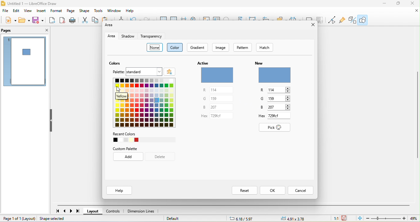  What do you see at coordinates (39, 20) in the screenshot?
I see `save` at bounding box center [39, 20].